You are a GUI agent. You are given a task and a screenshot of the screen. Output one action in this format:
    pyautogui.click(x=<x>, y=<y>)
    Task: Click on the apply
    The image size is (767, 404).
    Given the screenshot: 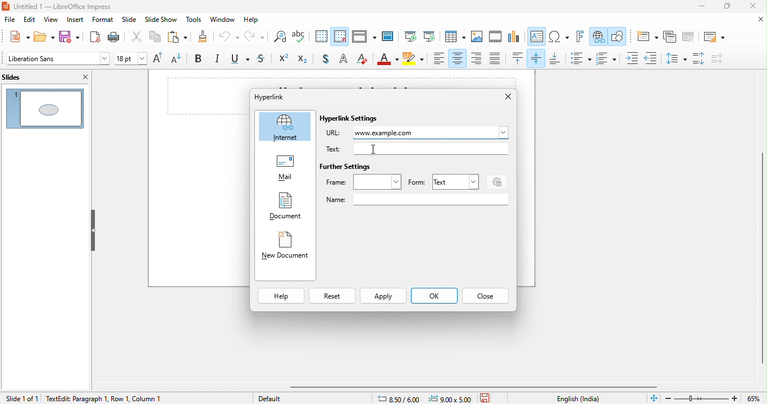 What is the action you would take?
    pyautogui.click(x=383, y=297)
    